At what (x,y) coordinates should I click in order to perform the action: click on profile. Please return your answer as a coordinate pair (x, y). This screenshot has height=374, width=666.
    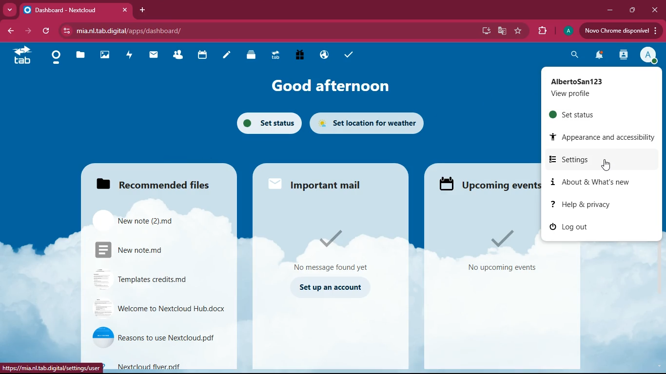
    Looking at the image, I should click on (647, 56).